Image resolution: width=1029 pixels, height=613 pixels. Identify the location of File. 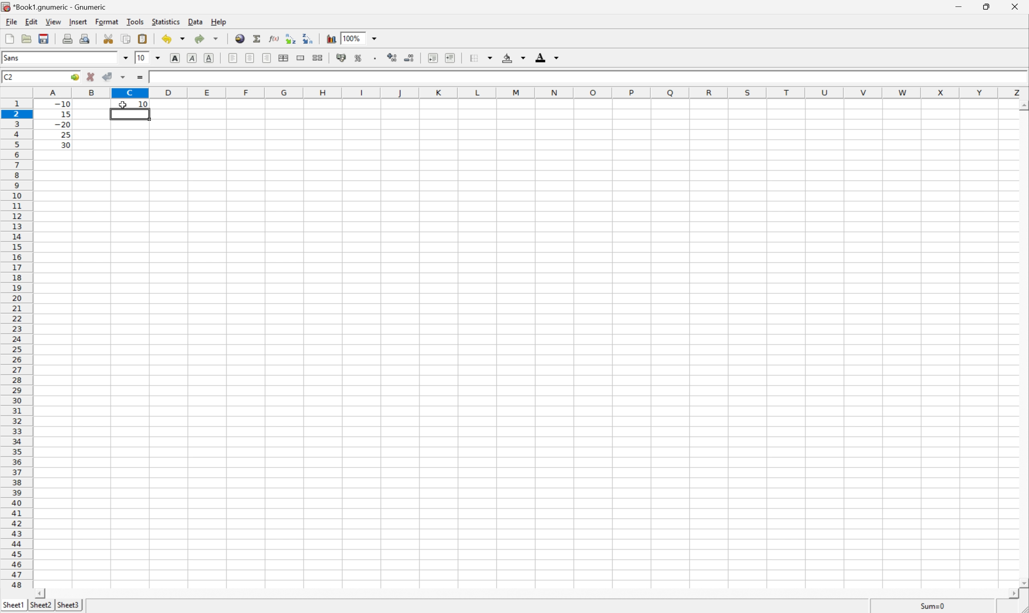
(10, 39).